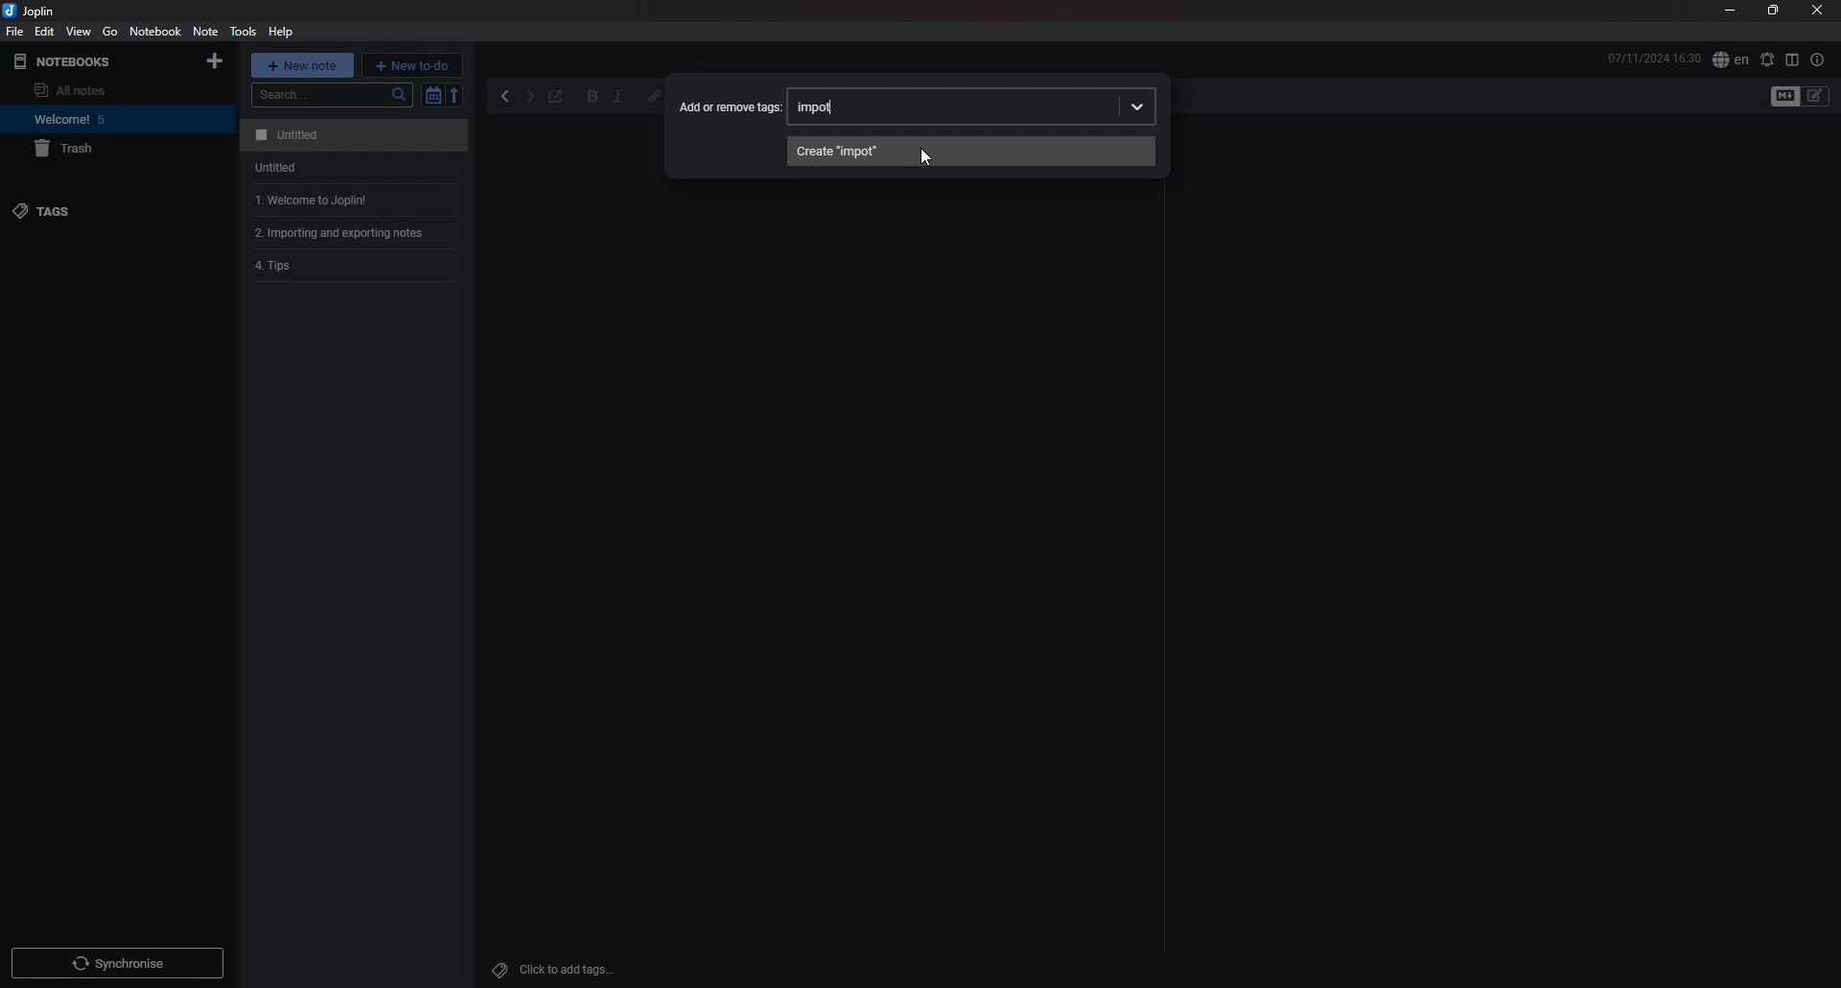 The height and width of the screenshot is (988, 1841). I want to click on edit, so click(43, 31).